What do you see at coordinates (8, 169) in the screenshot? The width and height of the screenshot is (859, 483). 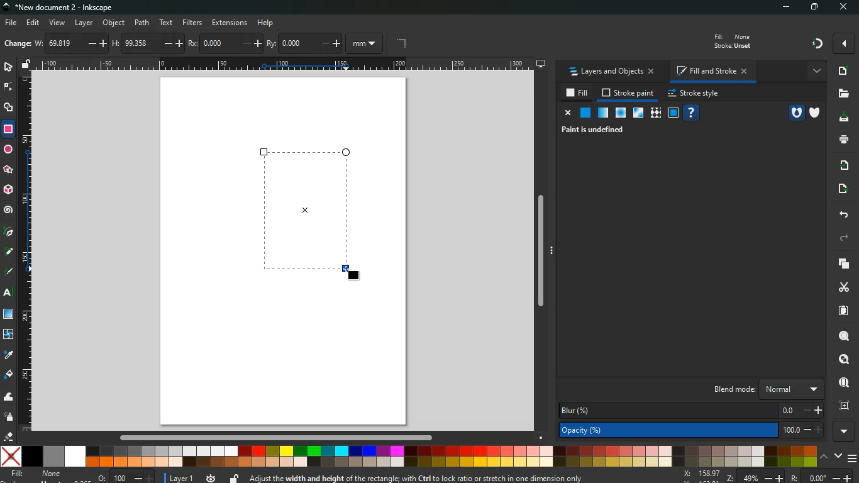 I see `star polygon` at bounding box center [8, 169].